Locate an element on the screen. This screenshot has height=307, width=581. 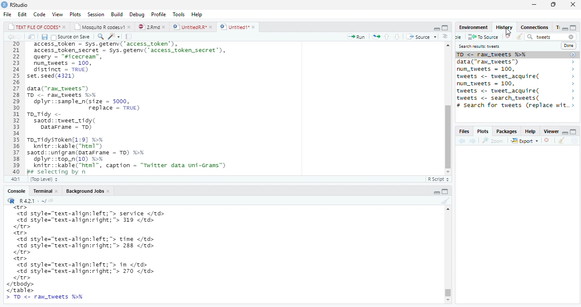
+ Source is located at coordinates (424, 37).